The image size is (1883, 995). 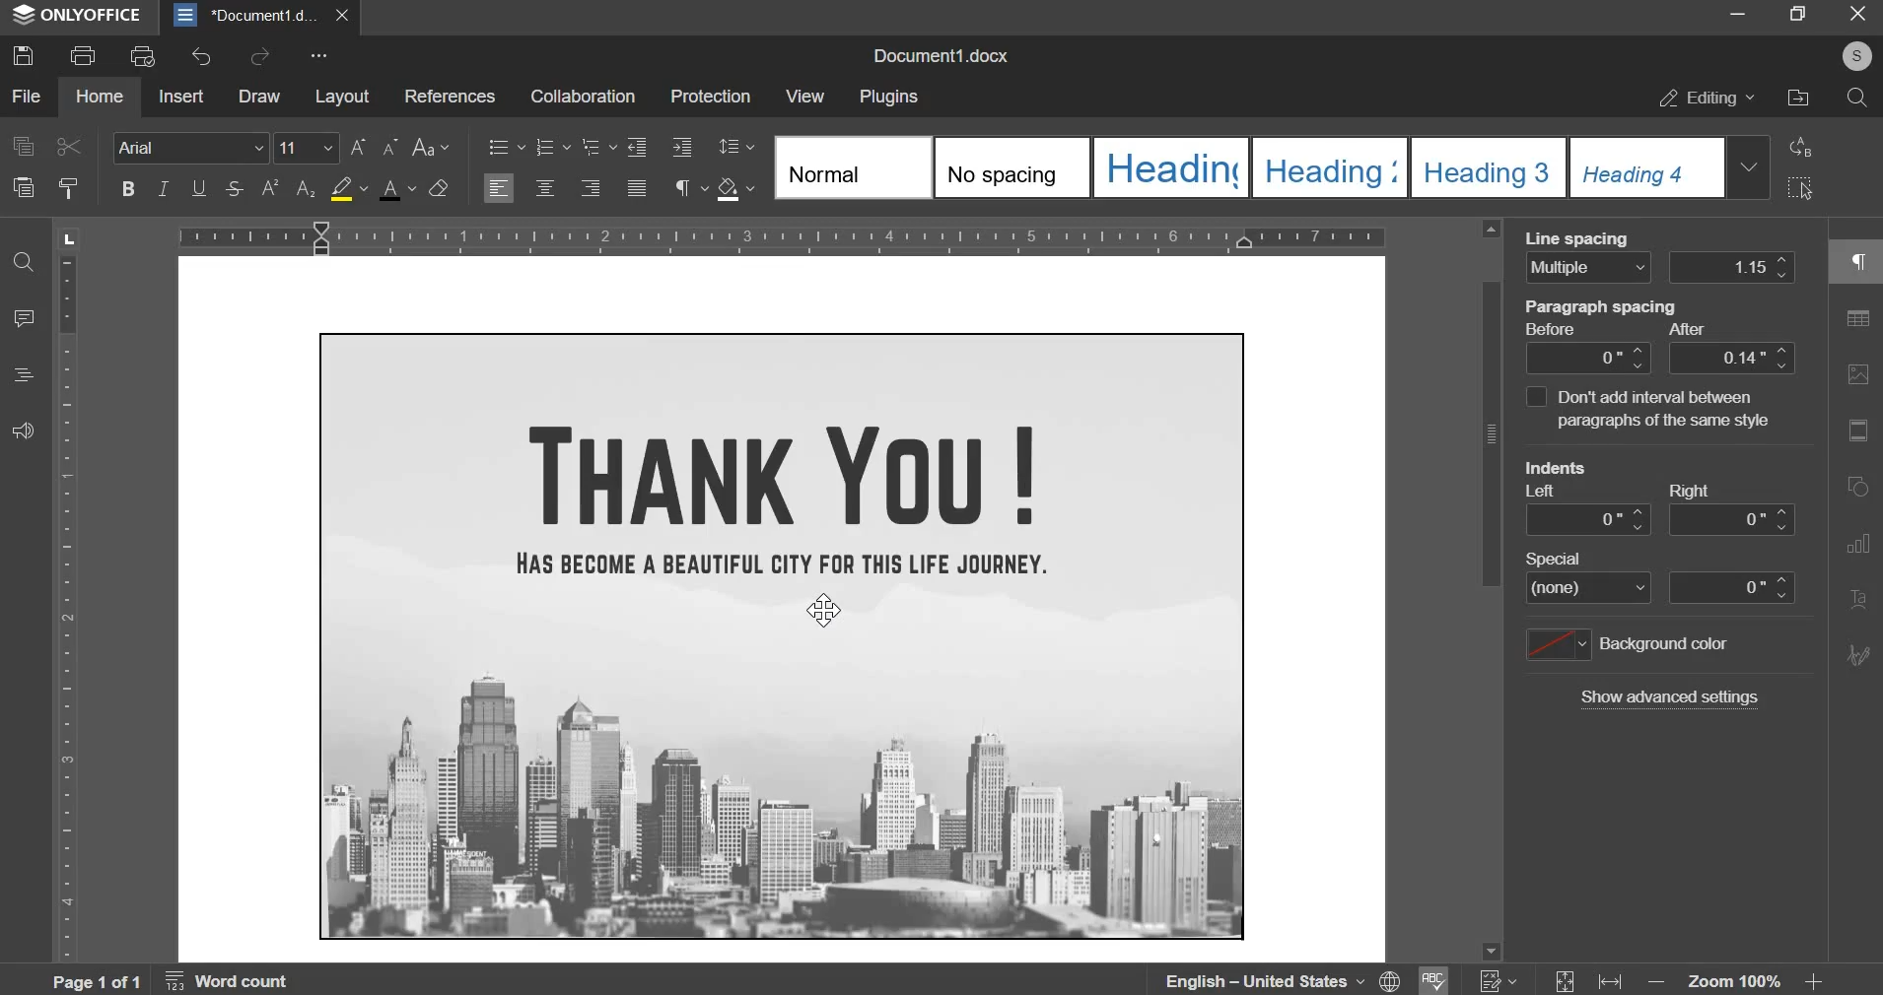 I want to click on special, so click(x=1558, y=560).